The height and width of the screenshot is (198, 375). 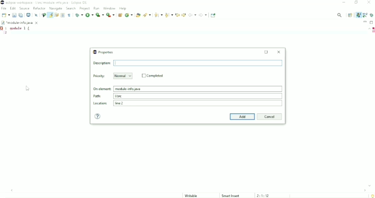 I want to click on Debug, so click(x=79, y=15).